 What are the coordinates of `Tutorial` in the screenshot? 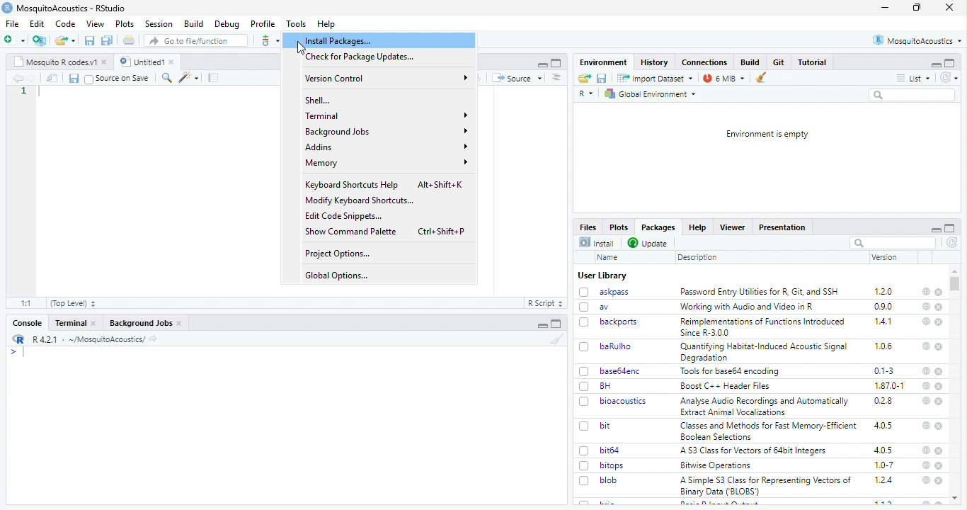 It's located at (813, 62).